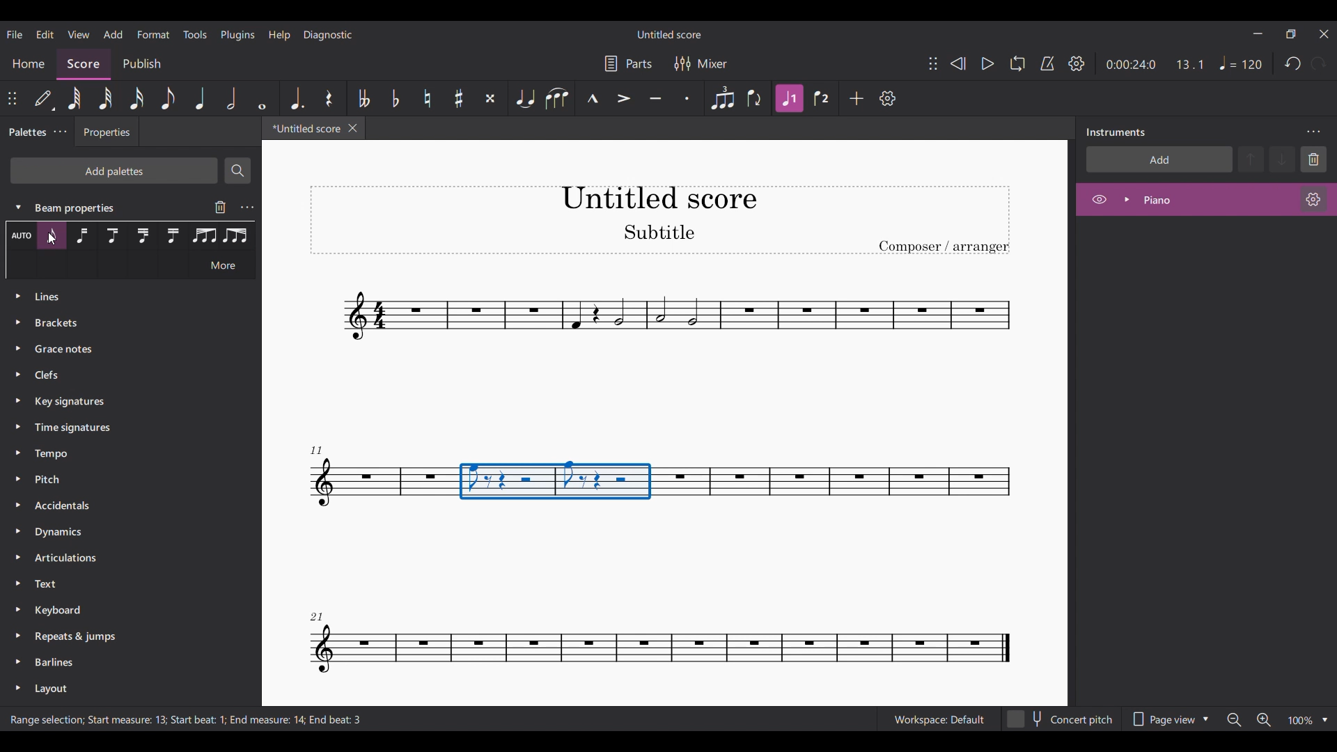 The height and width of the screenshot is (752, 1337). I want to click on Show in smaller tab, so click(1290, 33).